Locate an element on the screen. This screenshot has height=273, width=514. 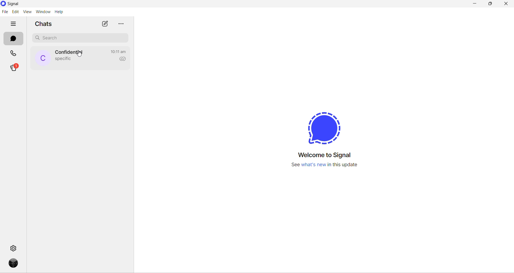
chats heading is located at coordinates (44, 25).